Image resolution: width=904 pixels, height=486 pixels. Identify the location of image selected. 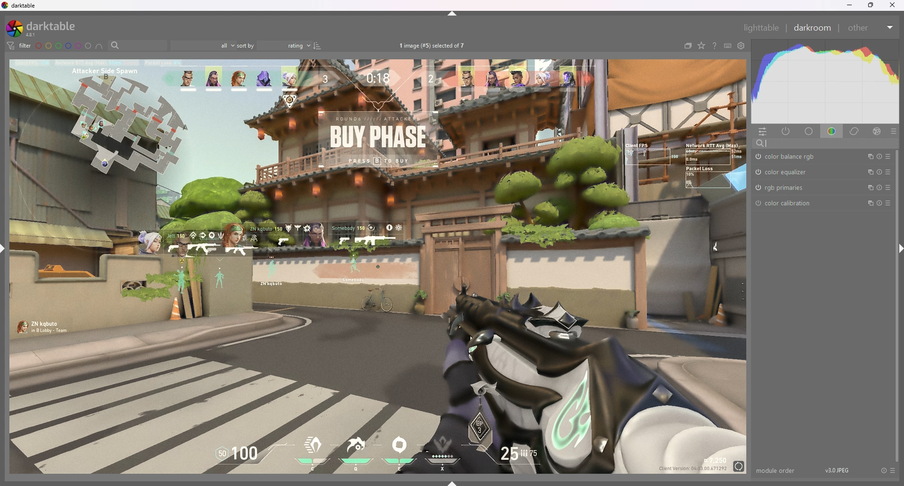
(436, 45).